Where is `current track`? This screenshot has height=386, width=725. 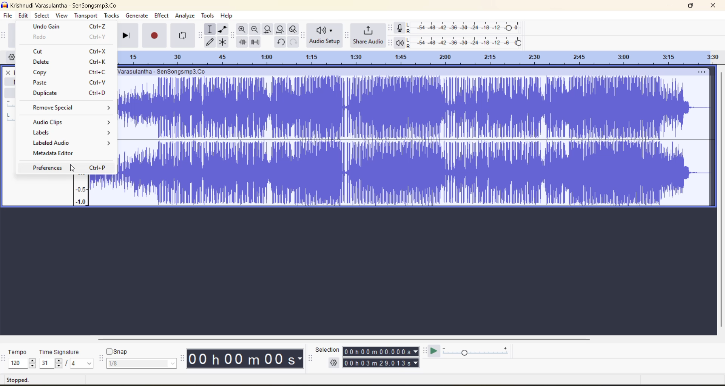 current track is located at coordinates (416, 142).